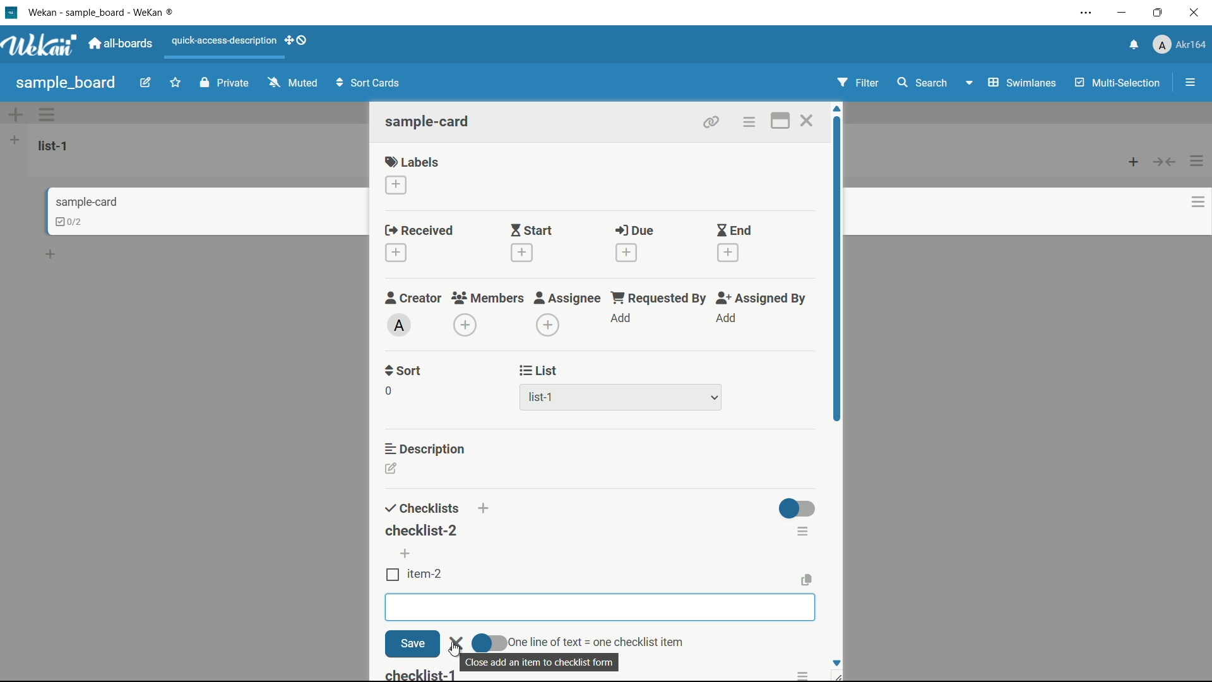  Describe the element at coordinates (395, 253) in the screenshot. I see `add date` at that location.